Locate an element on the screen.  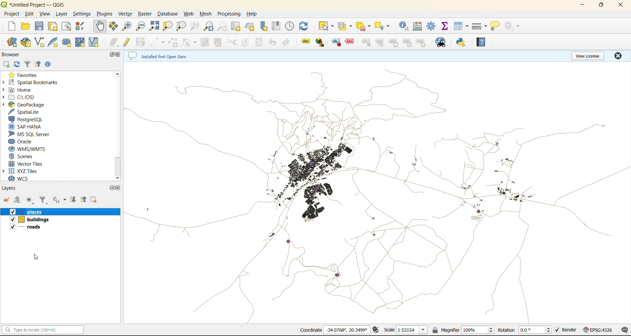
project is located at coordinates (12, 14).